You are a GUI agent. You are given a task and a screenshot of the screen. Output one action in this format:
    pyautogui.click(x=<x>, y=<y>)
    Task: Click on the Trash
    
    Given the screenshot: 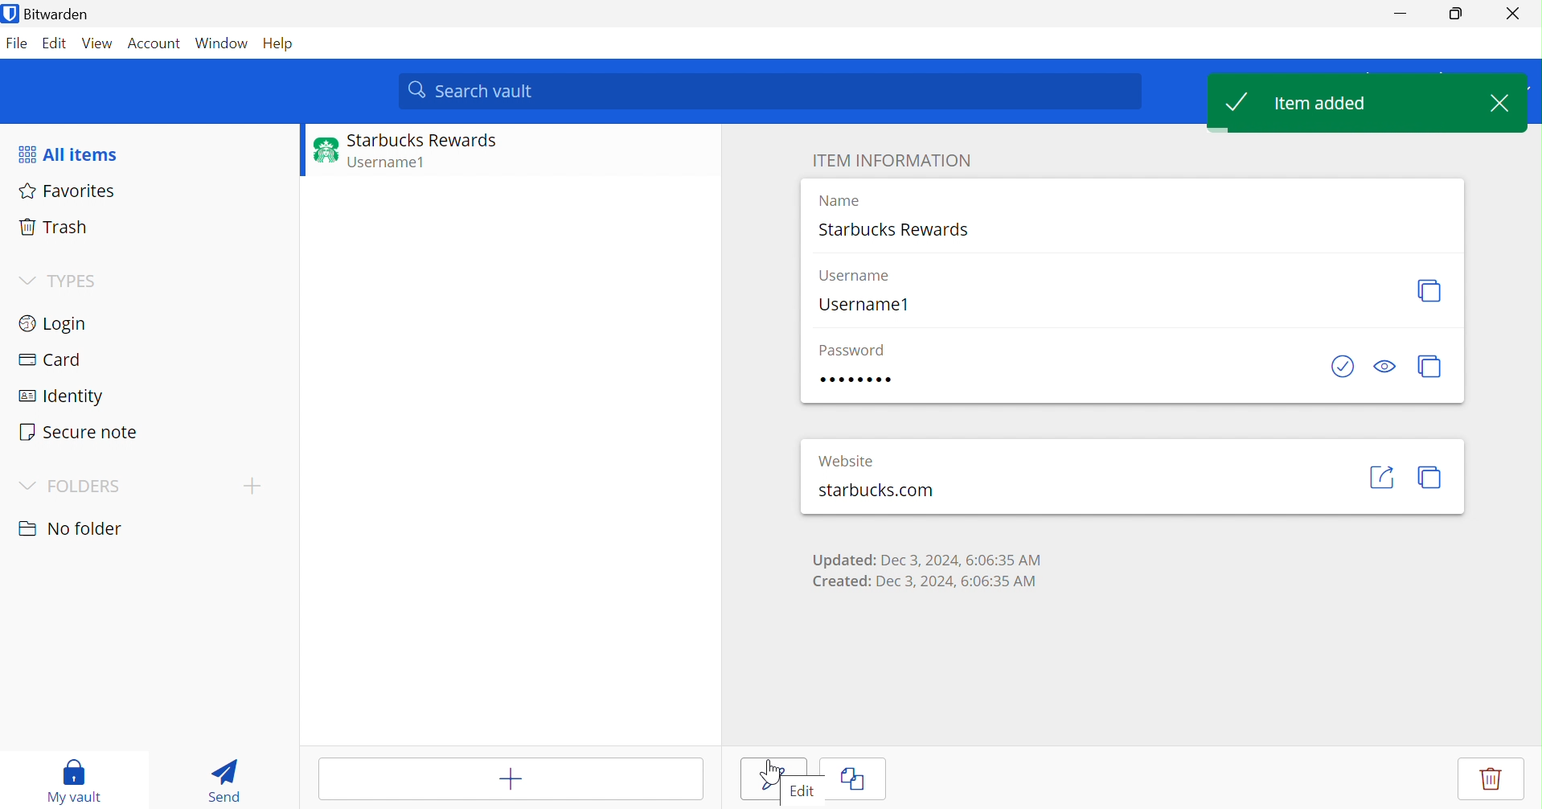 What is the action you would take?
    pyautogui.click(x=52, y=229)
    